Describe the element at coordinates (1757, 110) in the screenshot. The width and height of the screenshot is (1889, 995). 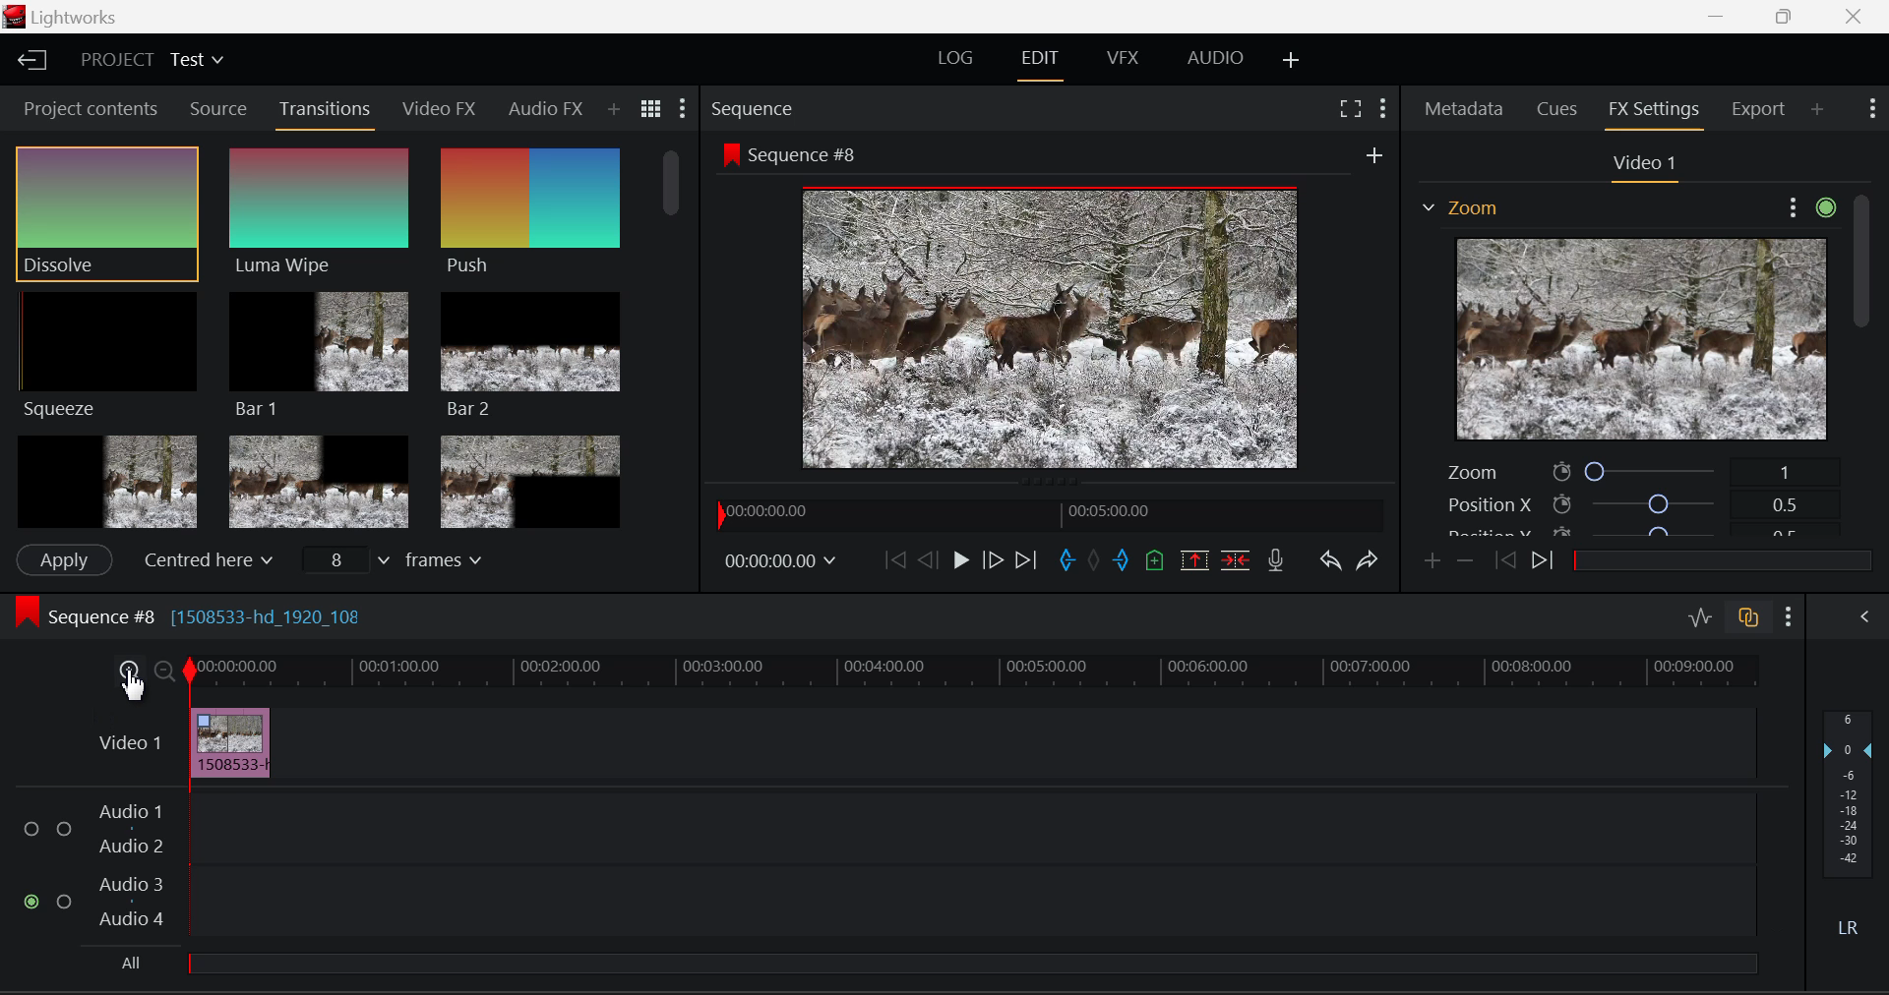
I see `Export` at that location.